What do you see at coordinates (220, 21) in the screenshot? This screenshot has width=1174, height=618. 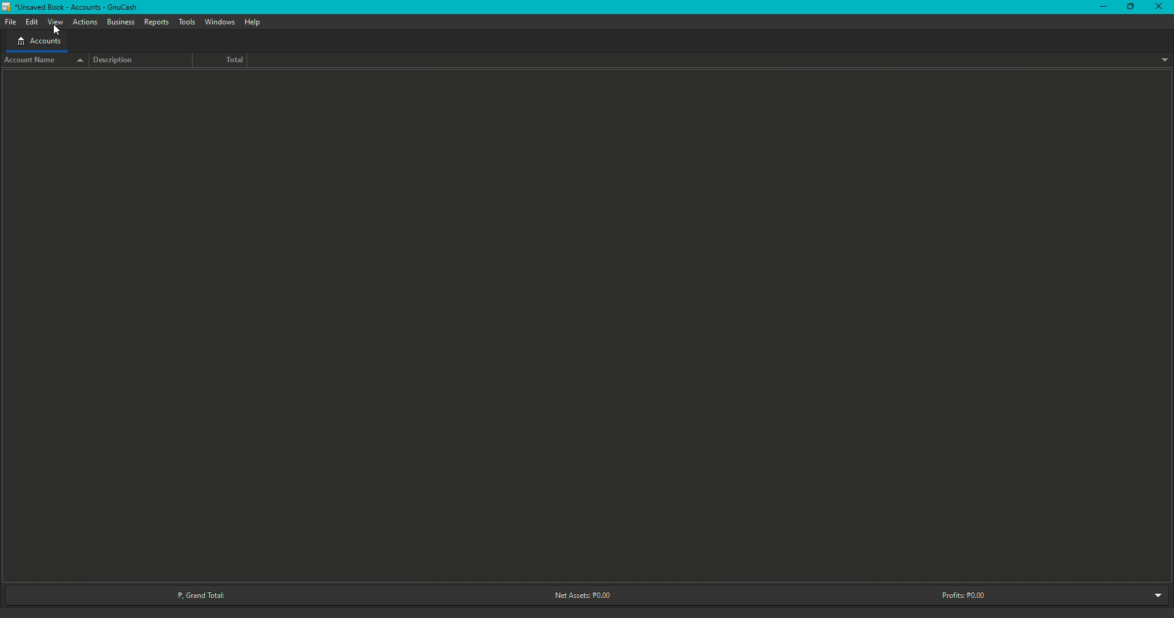 I see `Windows` at bounding box center [220, 21].